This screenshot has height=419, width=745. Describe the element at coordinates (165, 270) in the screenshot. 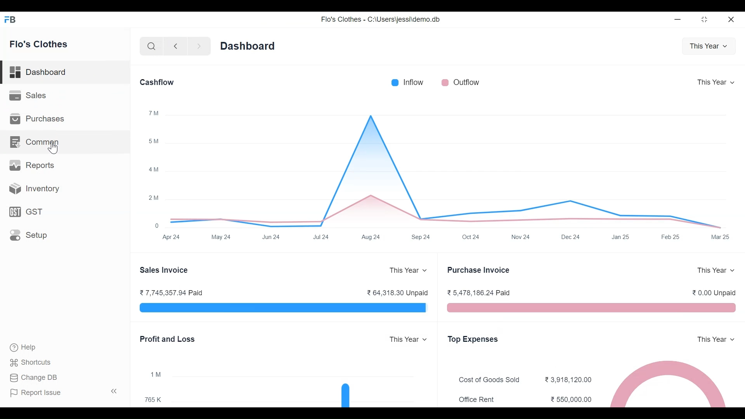

I see `Sales Invoice` at that location.